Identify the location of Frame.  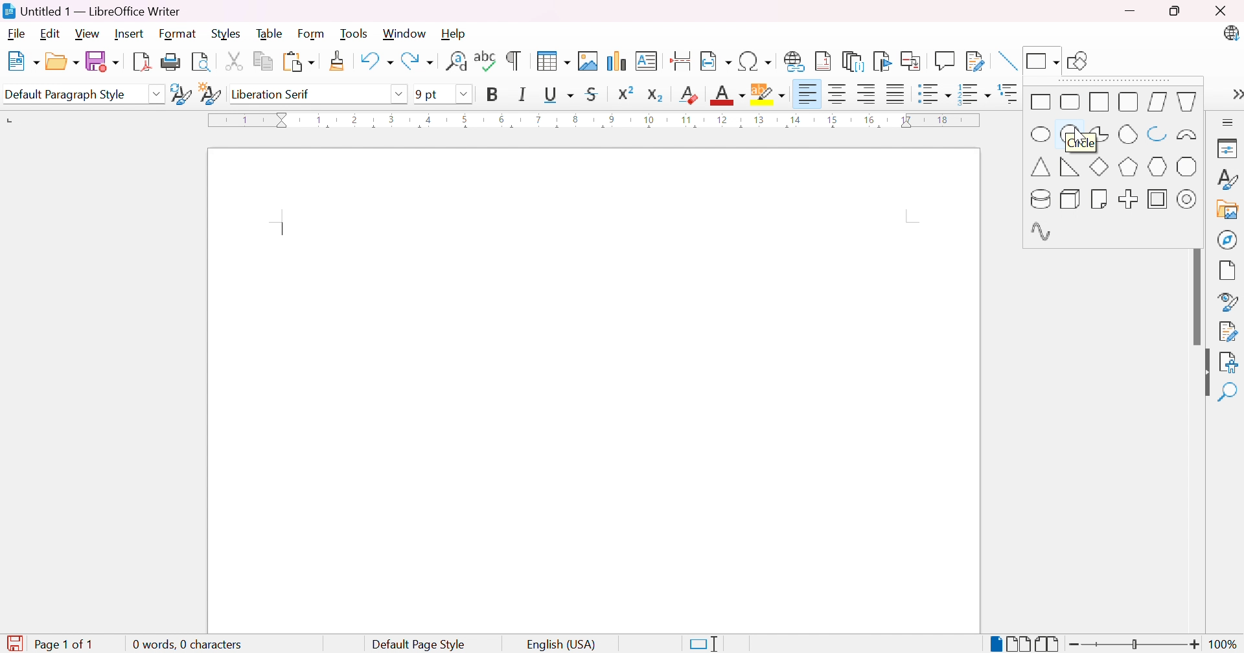
(1157, 199).